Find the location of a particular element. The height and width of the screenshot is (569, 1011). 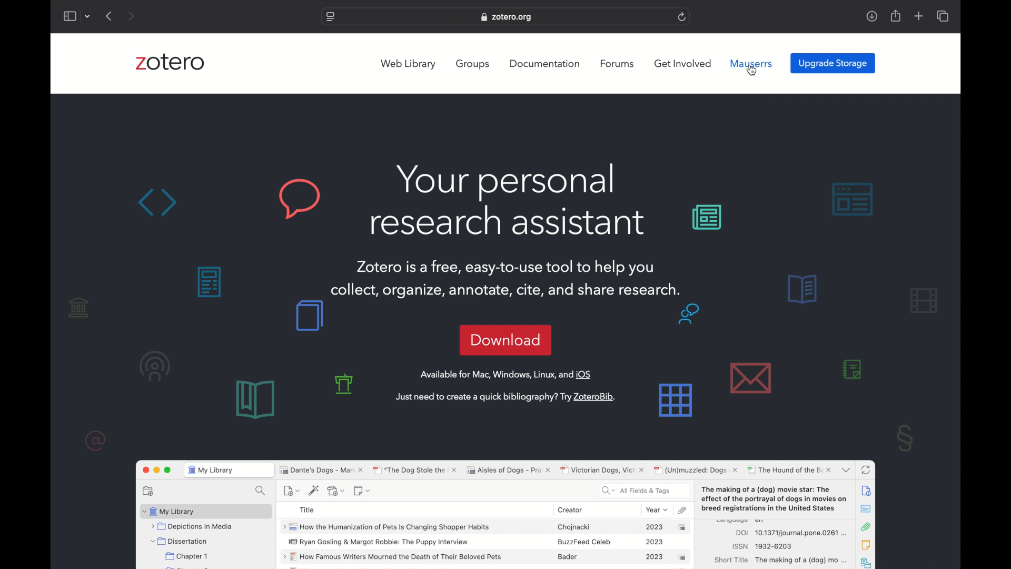

previous is located at coordinates (110, 16).